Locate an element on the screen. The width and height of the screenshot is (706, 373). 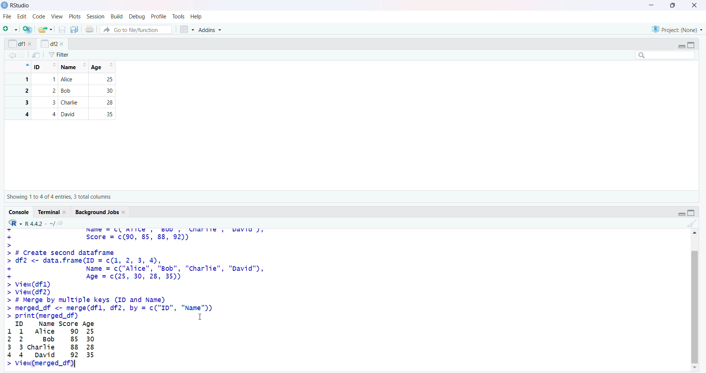
build is located at coordinates (118, 17).